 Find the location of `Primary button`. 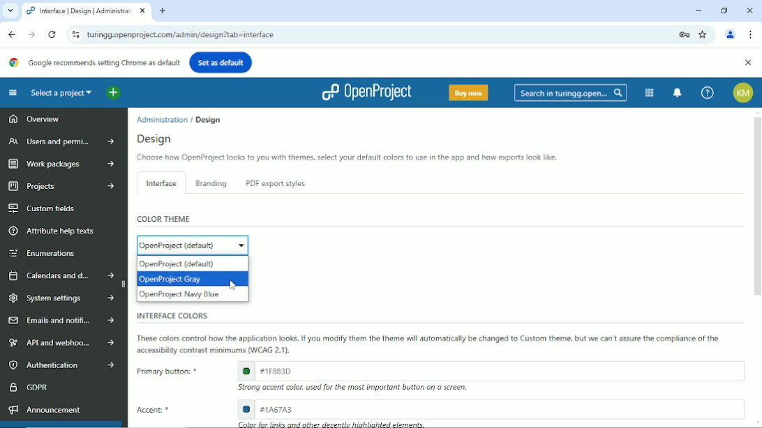

Primary button is located at coordinates (165, 371).